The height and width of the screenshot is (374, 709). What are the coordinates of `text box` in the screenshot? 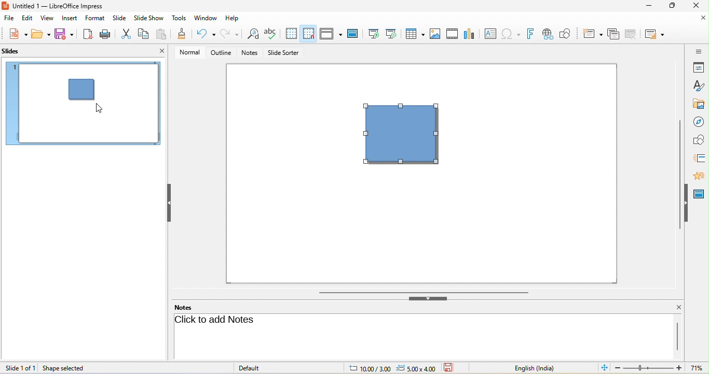 It's located at (490, 33).